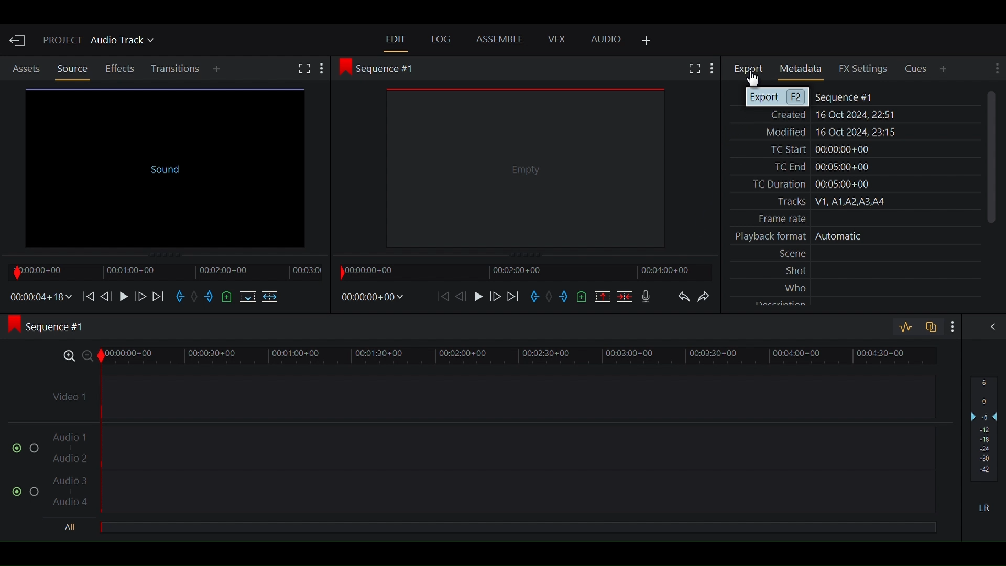 The image size is (1006, 566). I want to click on TC Start 00:00:00+00, so click(815, 149).